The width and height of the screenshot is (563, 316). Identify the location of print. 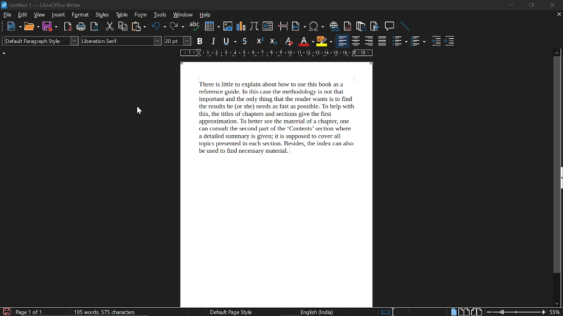
(81, 26).